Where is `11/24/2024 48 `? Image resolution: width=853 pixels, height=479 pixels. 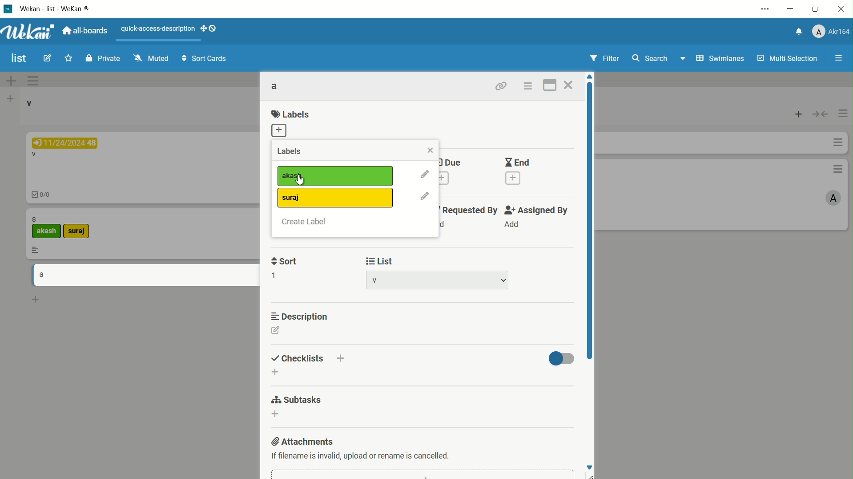
11/24/2024 48  is located at coordinates (68, 142).